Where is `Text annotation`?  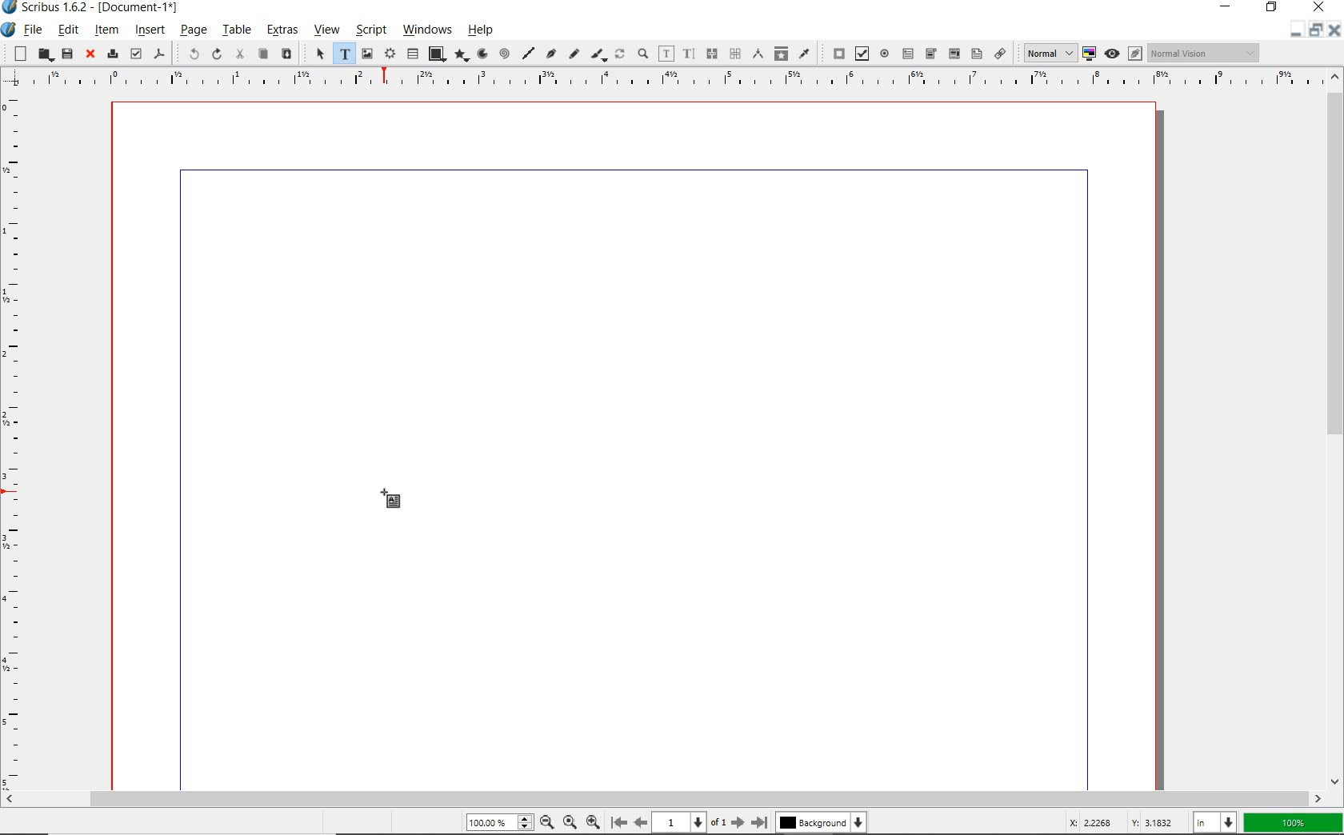 Text annotation is located at coordinates (976, 55).